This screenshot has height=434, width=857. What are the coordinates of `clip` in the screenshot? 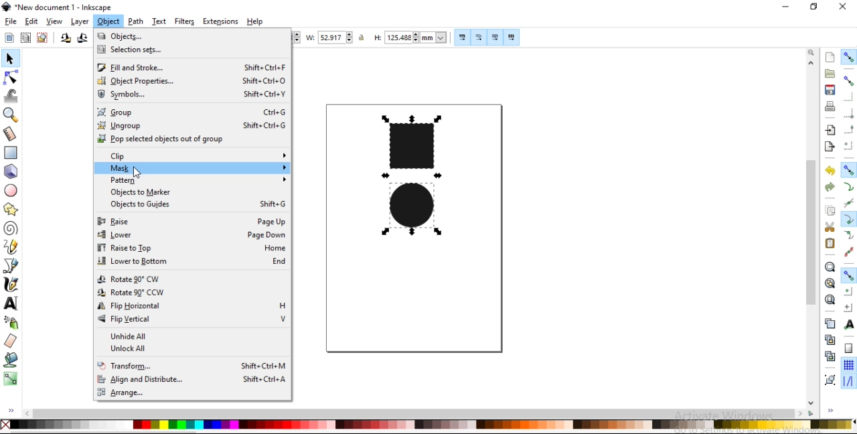 It's located at (196, 156).